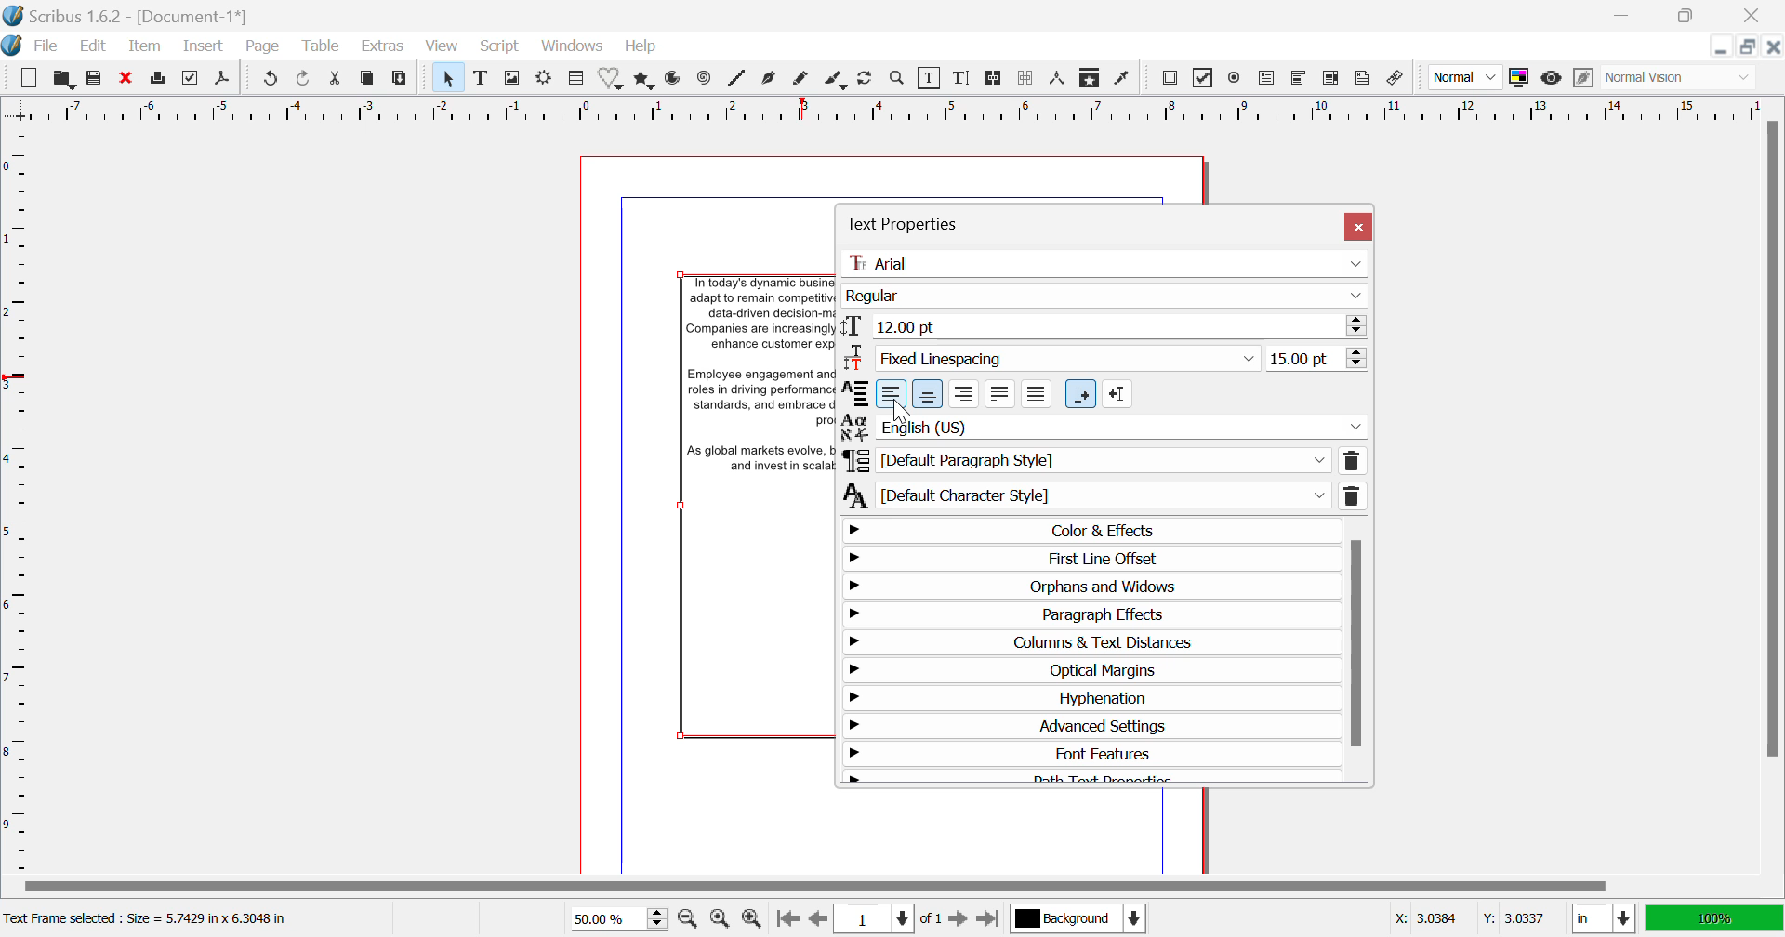 Image resolution: width=1785 pixels, height=937 pixels. Describe the element at coordinates (573, 46) in the screenshot. I see `Windows` at that location.